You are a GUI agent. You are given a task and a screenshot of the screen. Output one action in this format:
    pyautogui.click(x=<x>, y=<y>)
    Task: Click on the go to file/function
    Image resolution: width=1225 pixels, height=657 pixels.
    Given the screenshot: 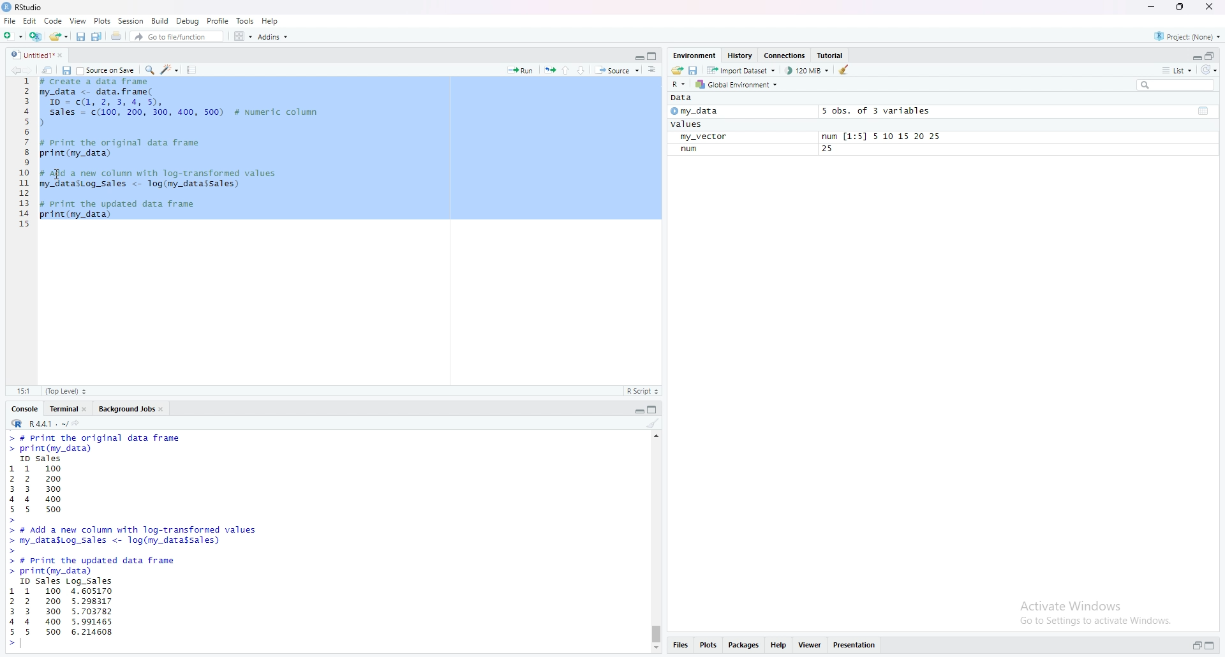 What is the action you would take?
    pyautogui.click(x=177, y=37)
    